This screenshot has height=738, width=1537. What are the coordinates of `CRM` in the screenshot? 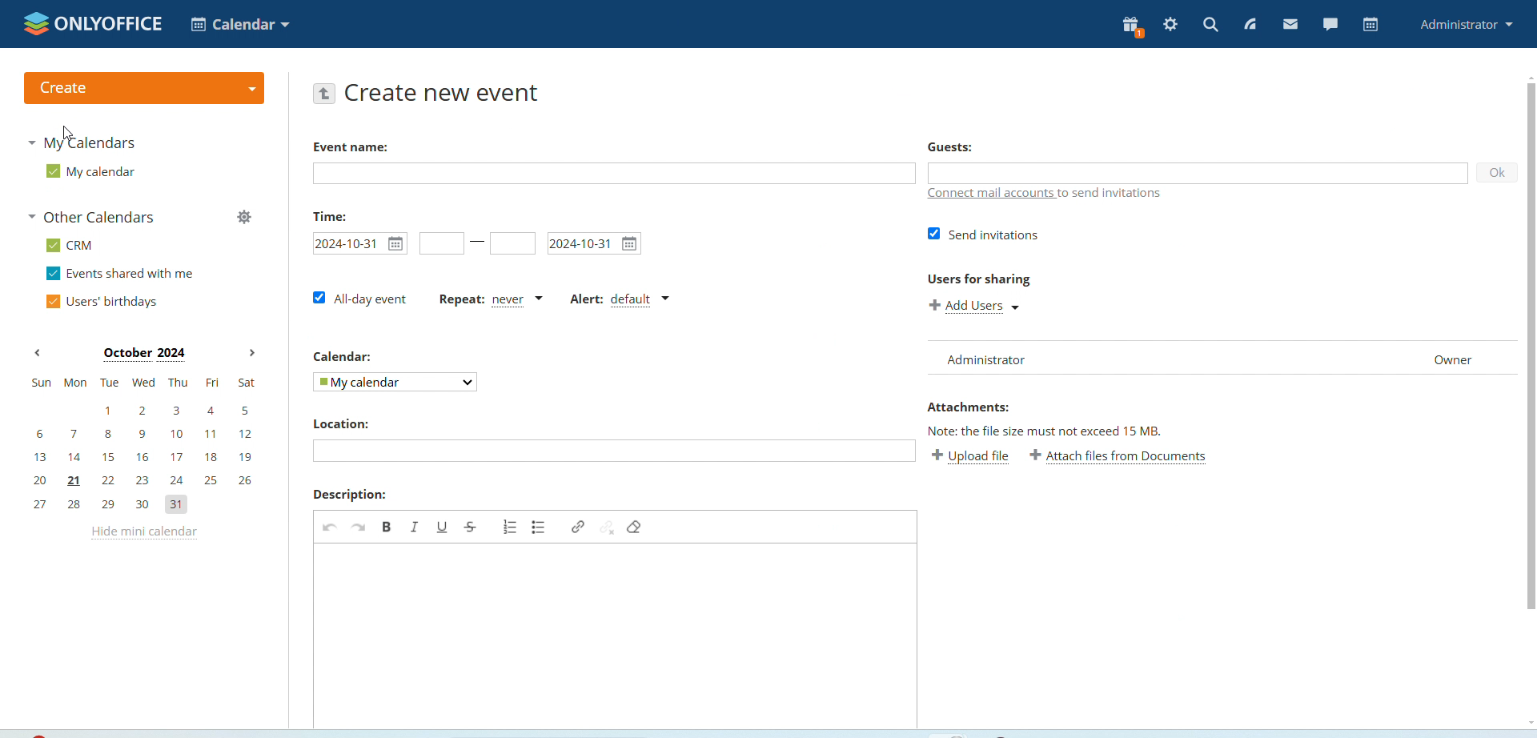 It's located at (71, 245).